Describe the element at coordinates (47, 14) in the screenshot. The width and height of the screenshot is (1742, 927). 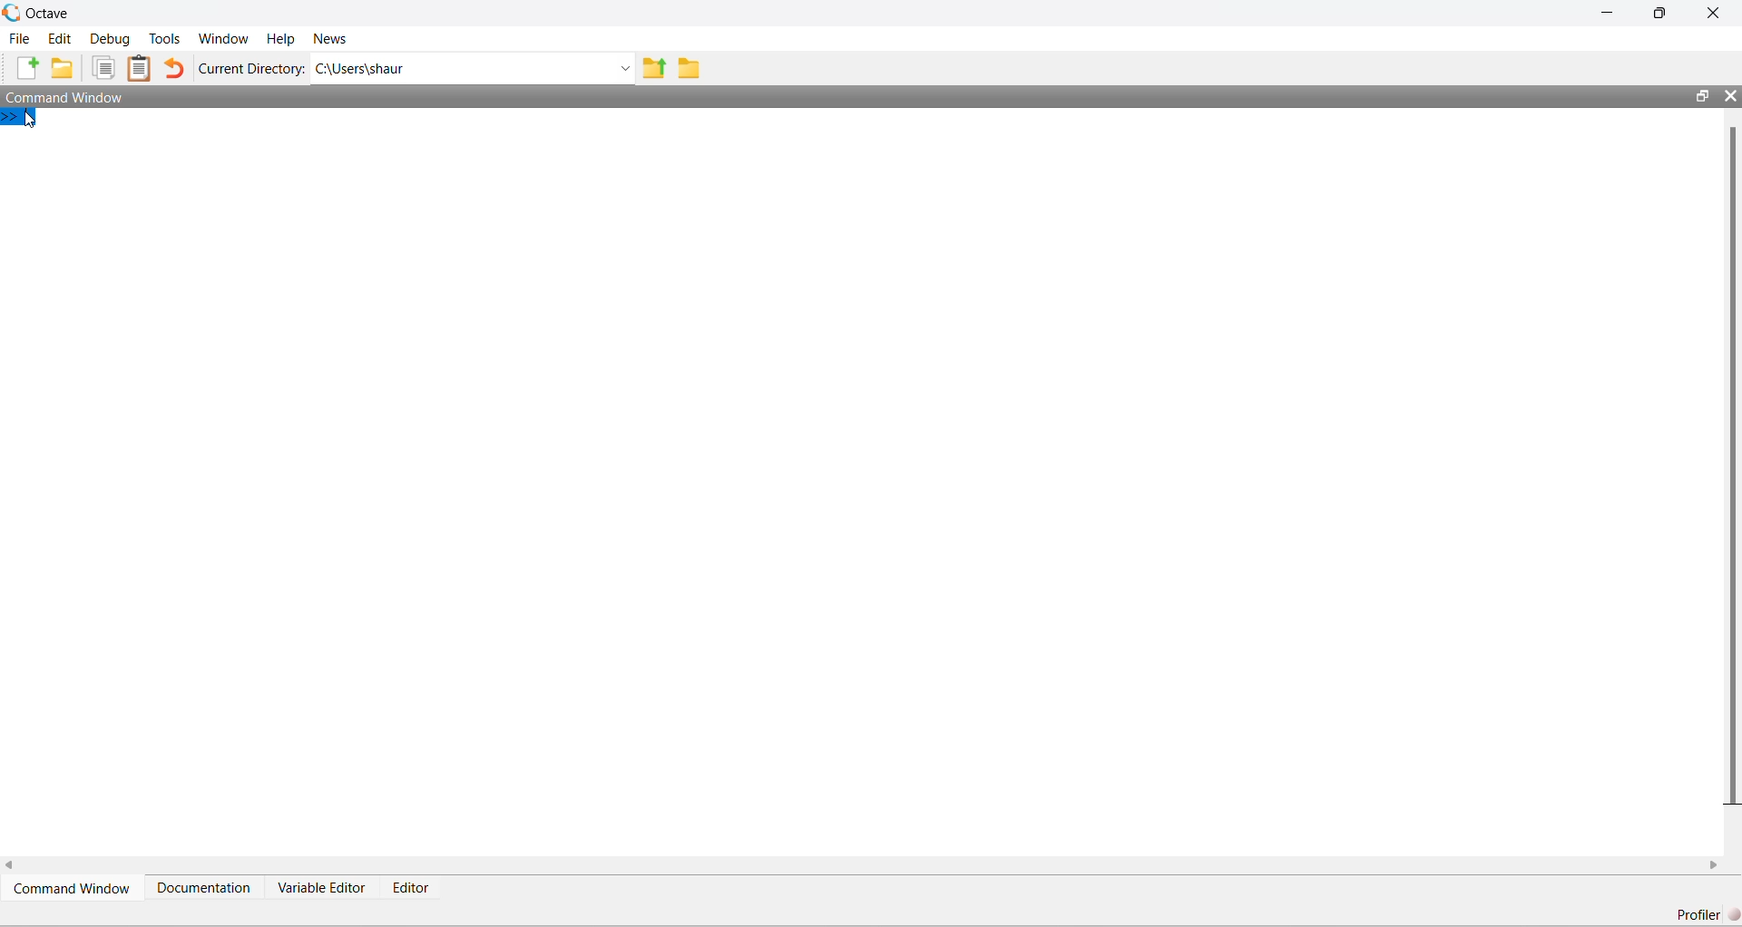
I see `Octave` at that location.